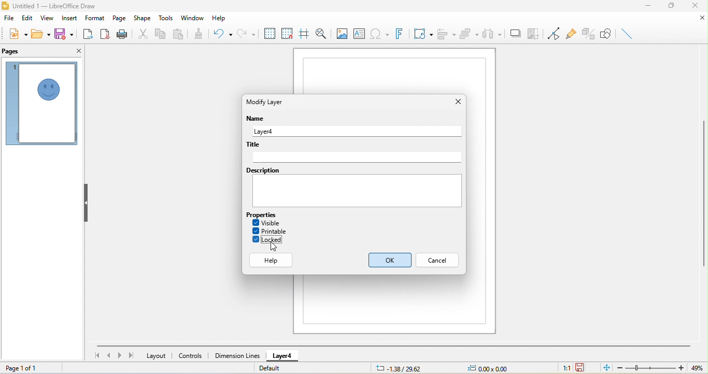 This screenshot has height=374, width=708. Describe the element at coordinates (286, 356) in the screenshot. I see `layer 4` at that location.